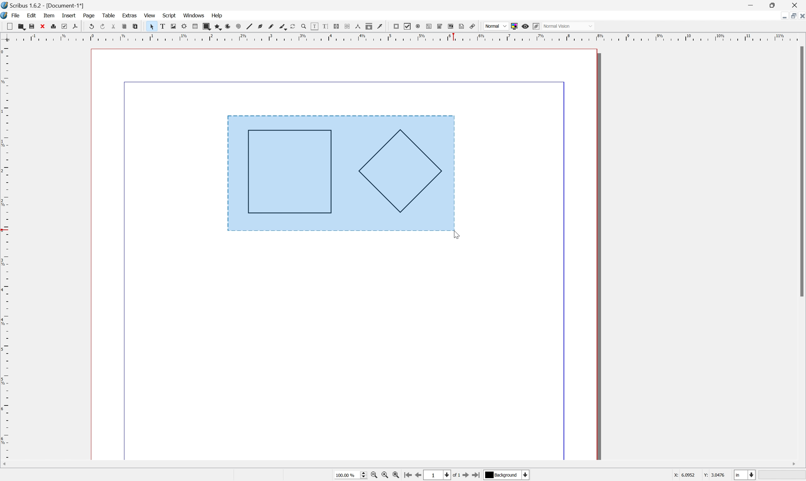 The height and width of the screenshot is (481, 806). Describe the element at coordinates (313, 26) in the screenshot. I see `edit contents of frame` at that location.